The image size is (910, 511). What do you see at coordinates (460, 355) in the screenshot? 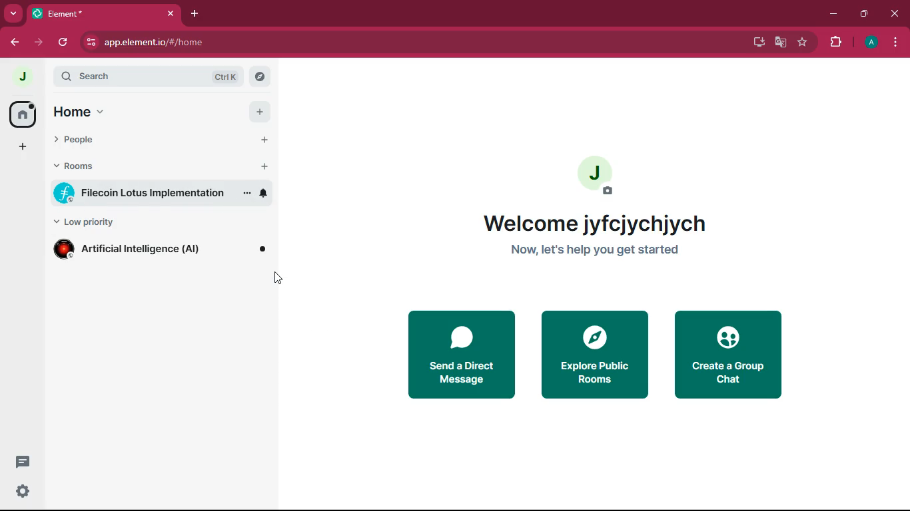
I see `send direct message` at bounding box center [460, 355].